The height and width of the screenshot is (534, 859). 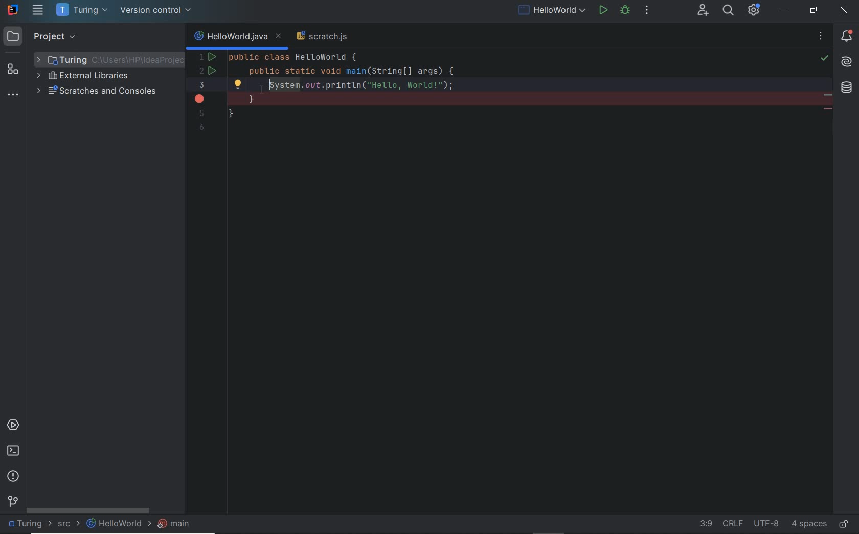 I want to click on line separator, so click(x=734, y=523).